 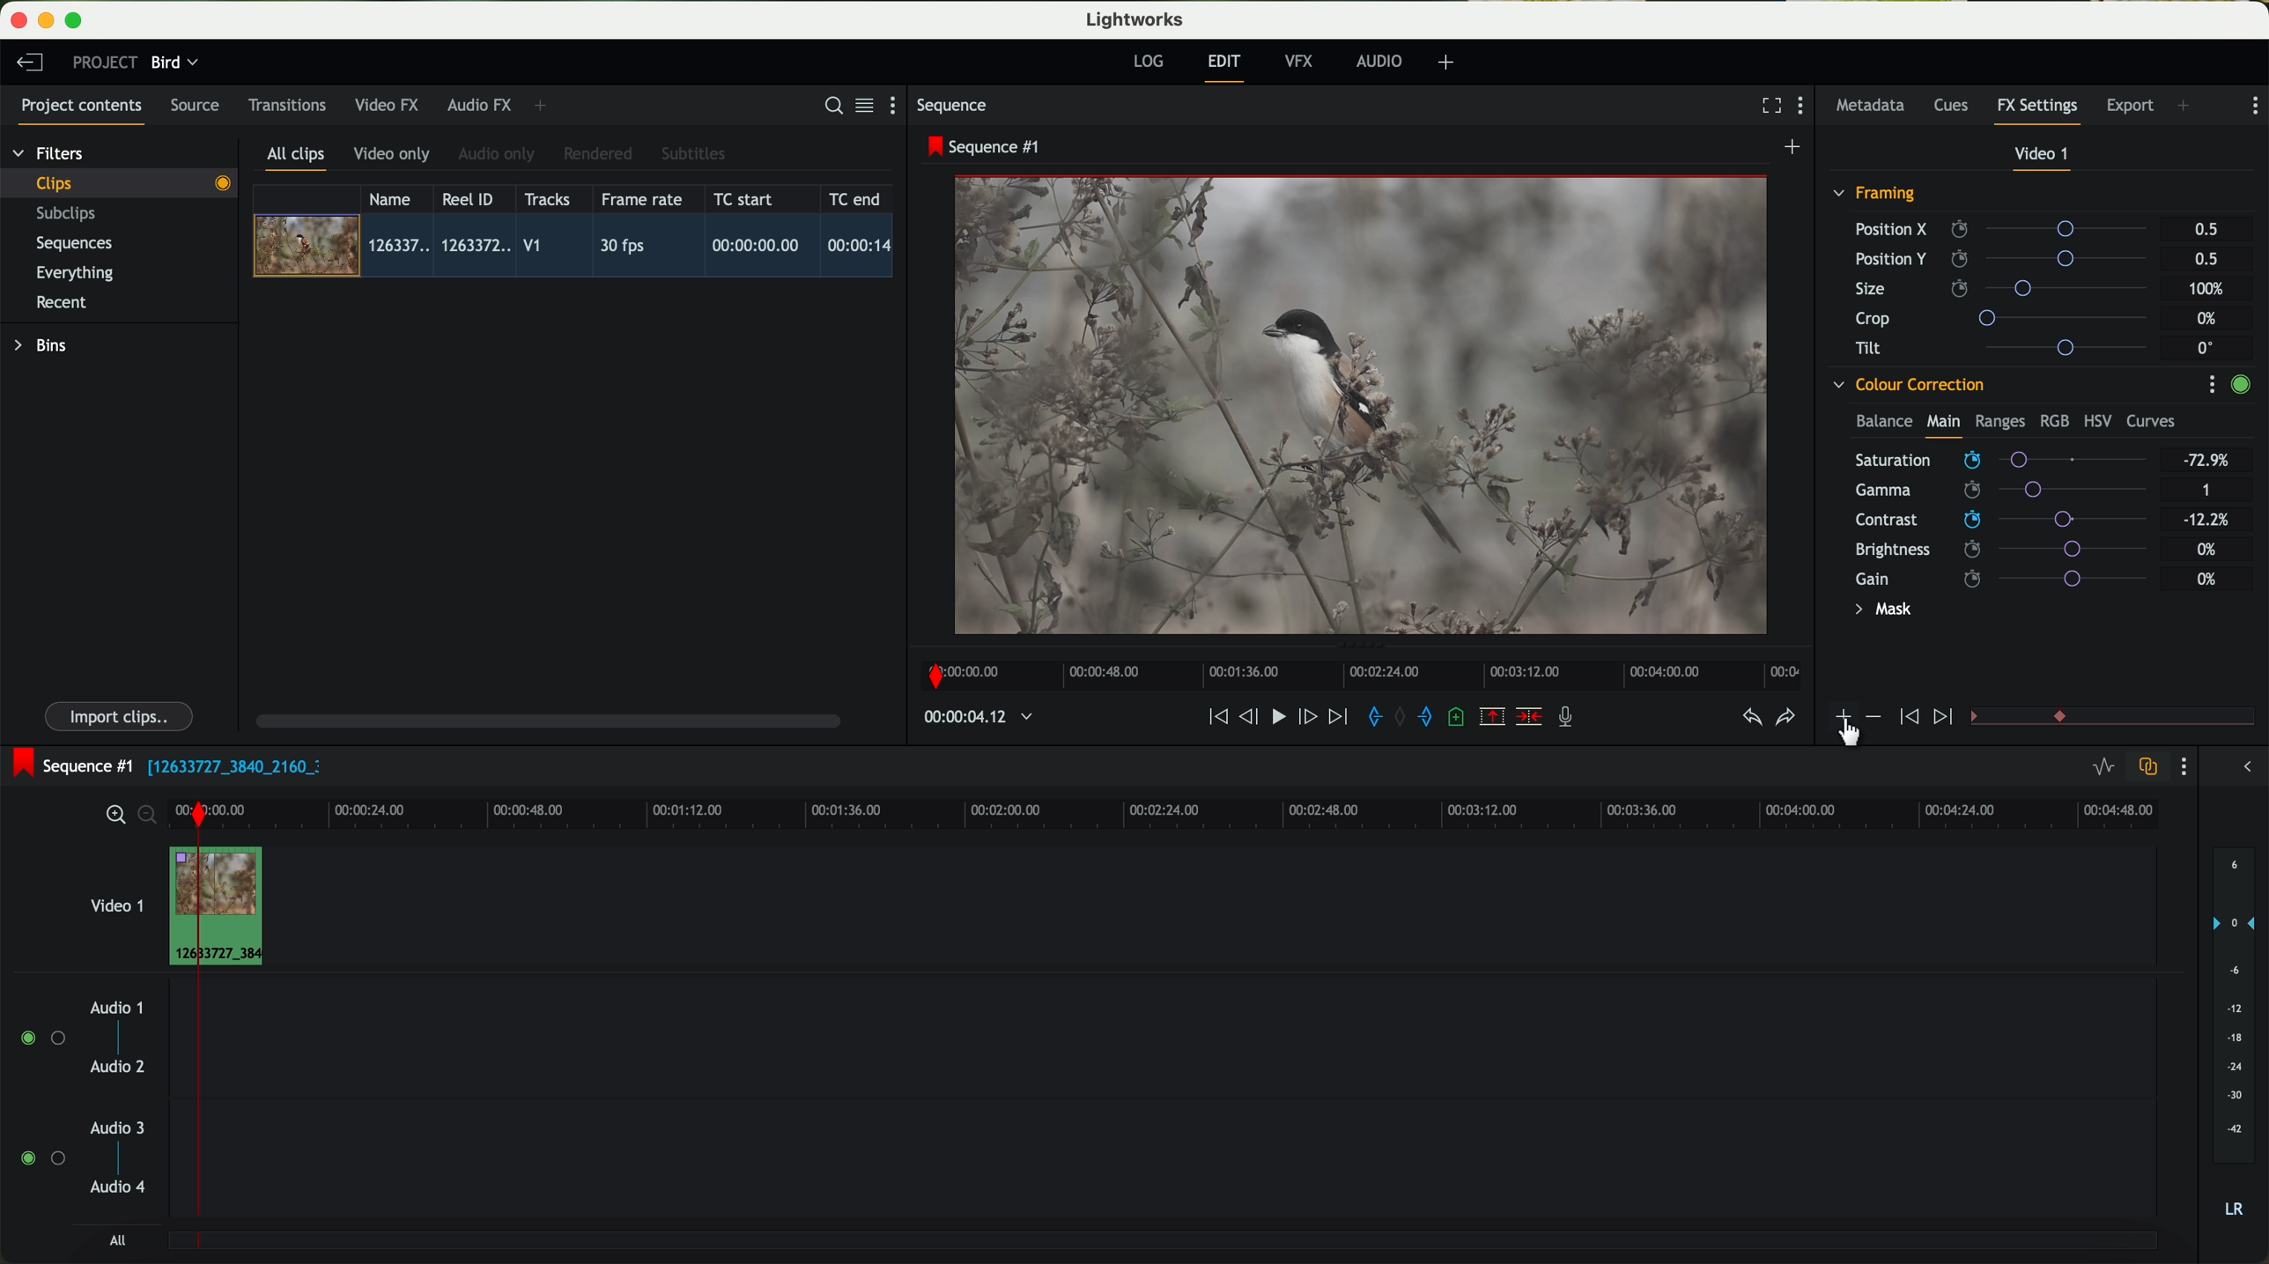 What do you see at coordinates (1946, 718) in the screenshot?
I see `icon` at bounding box center [1946, 718].